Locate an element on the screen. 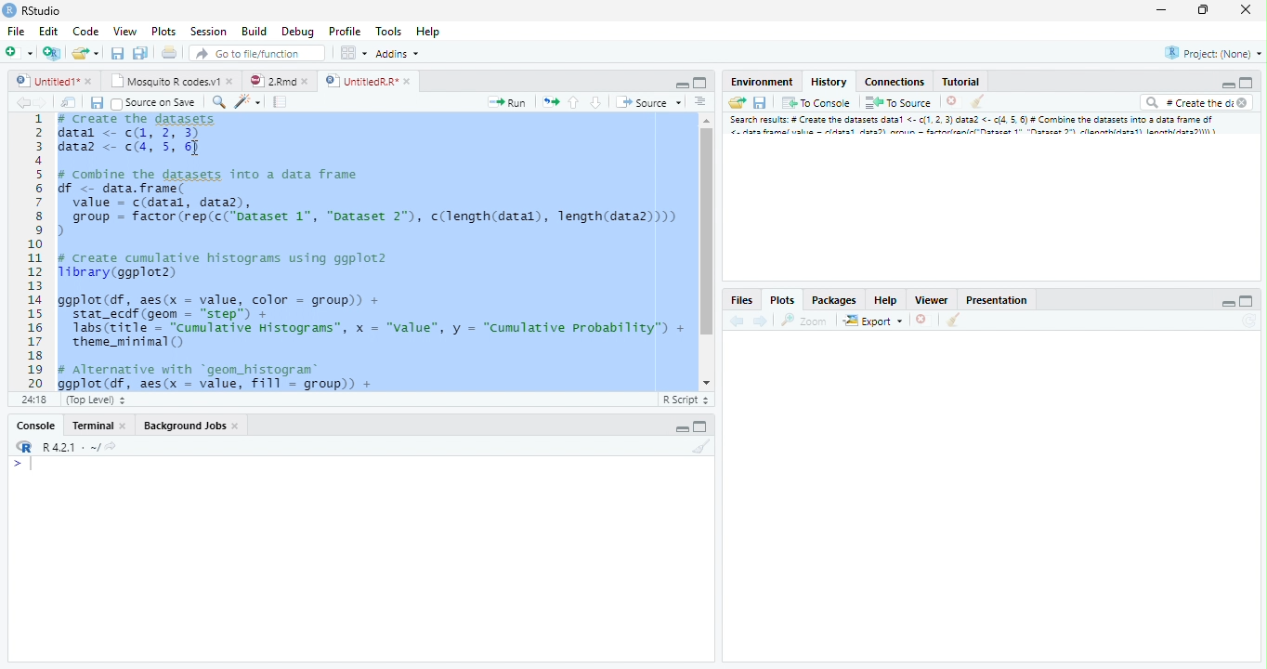 This screenshot has height=669, width=1267. Top level is located at coordinates (98, 398).